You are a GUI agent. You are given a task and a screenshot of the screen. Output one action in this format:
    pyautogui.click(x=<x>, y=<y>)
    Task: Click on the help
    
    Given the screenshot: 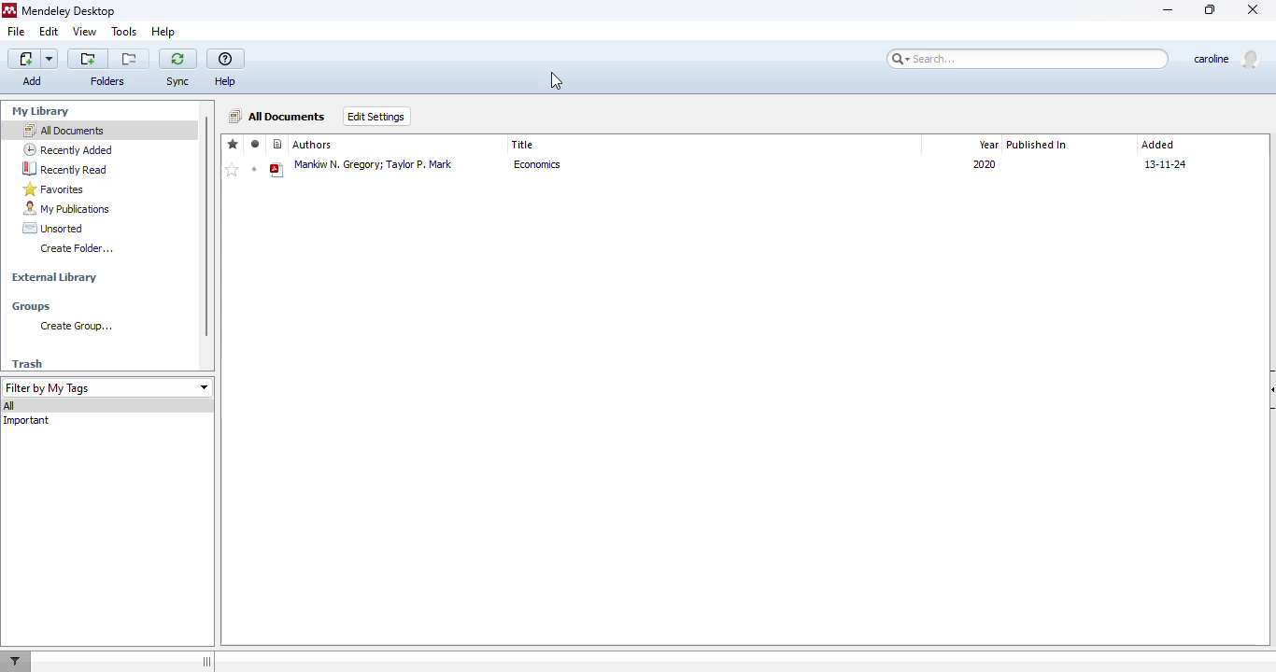 What is the action you would take?
    pyautogui.click(x=226, y=60)
    